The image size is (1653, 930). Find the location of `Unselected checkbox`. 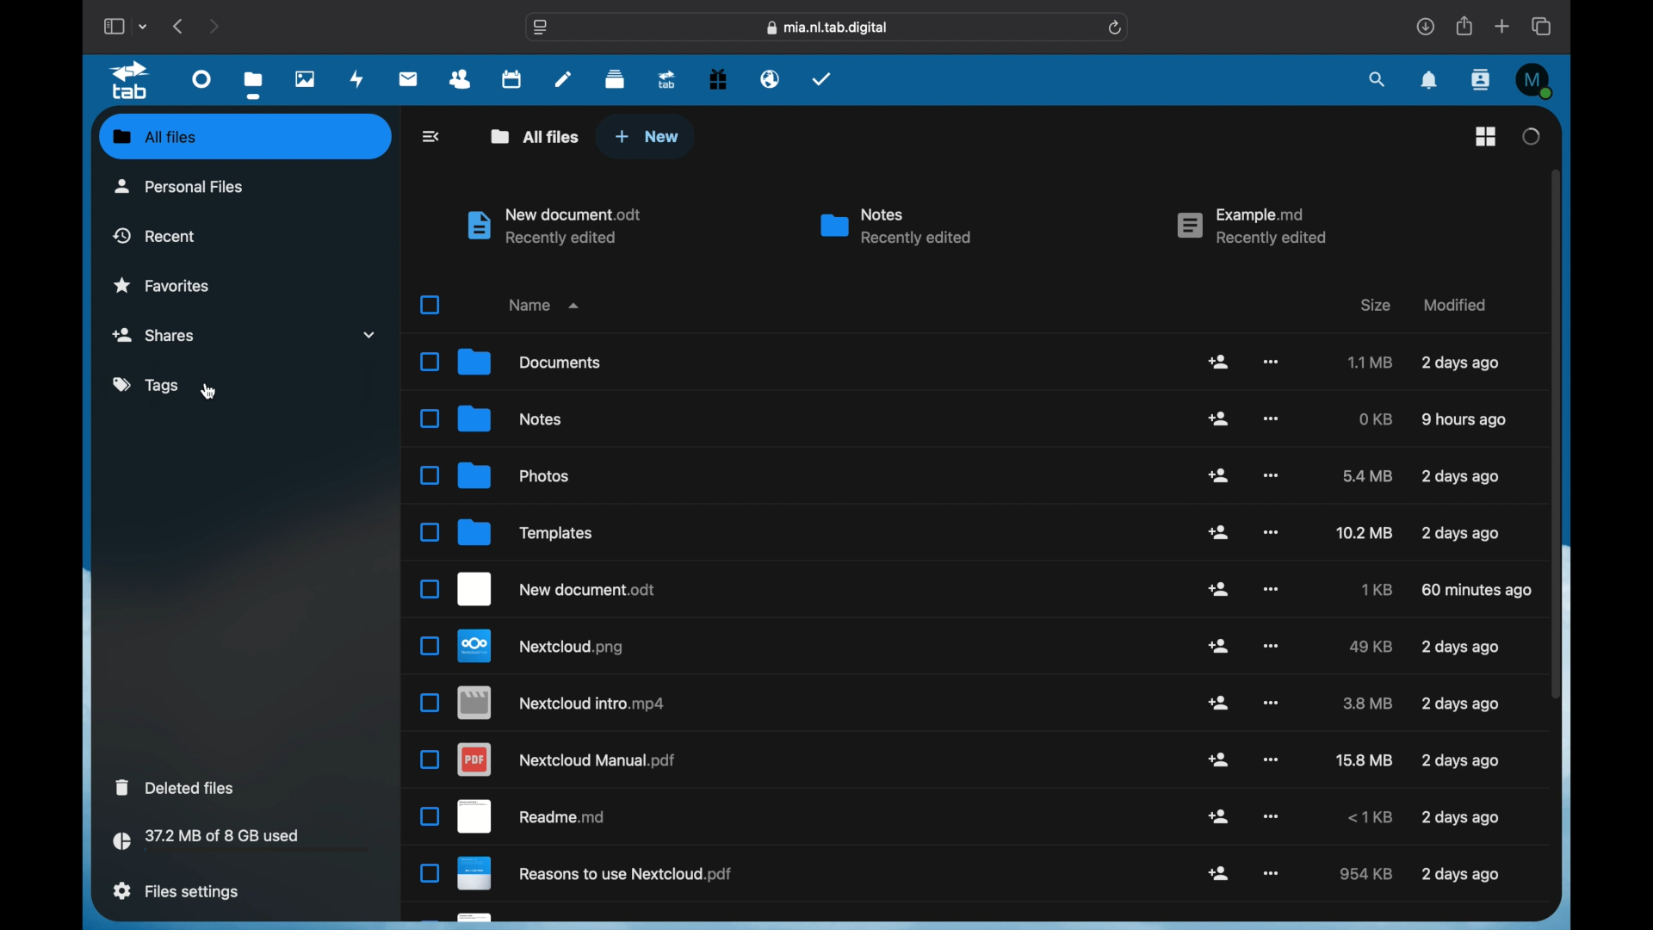

Unselected checkbox is located at coordinates (430, 533).